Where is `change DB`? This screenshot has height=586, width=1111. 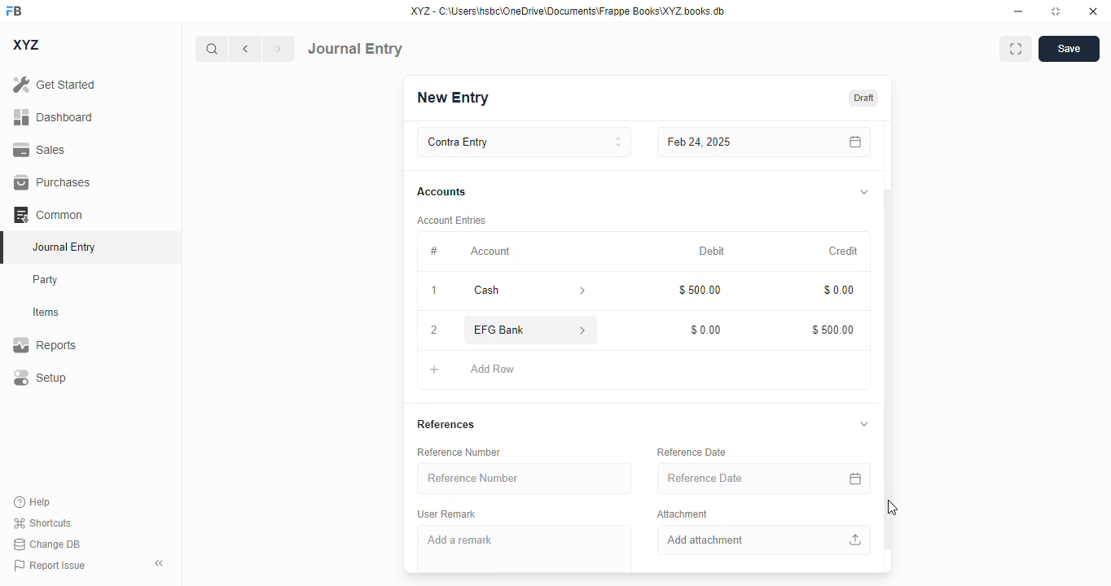
change DB is located at coordinates (46, 544).